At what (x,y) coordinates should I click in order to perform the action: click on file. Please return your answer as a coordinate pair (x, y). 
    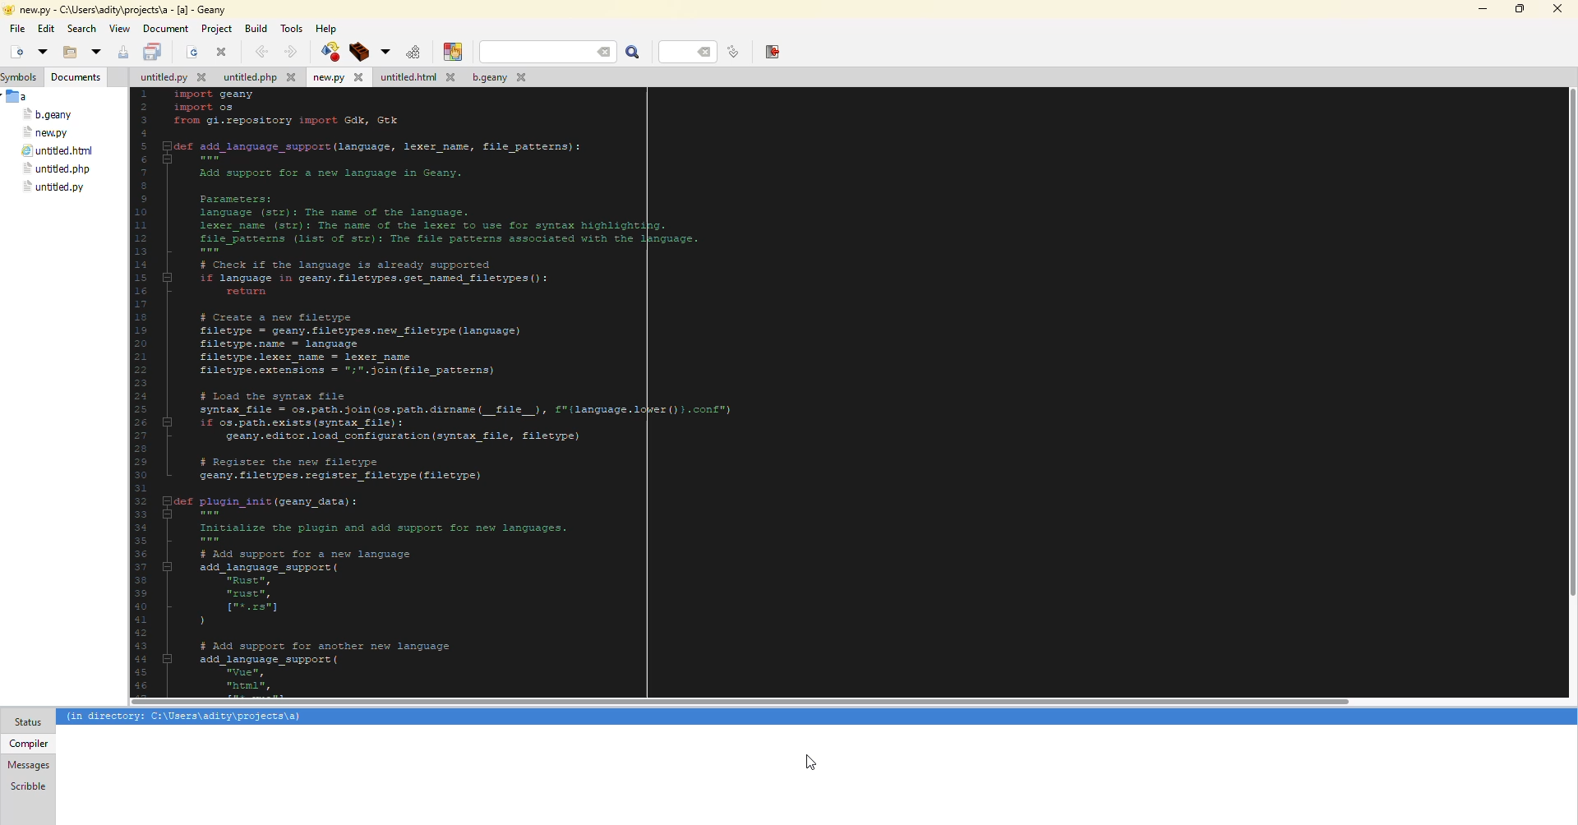
    Looking at the image, I should click on (45, 132).